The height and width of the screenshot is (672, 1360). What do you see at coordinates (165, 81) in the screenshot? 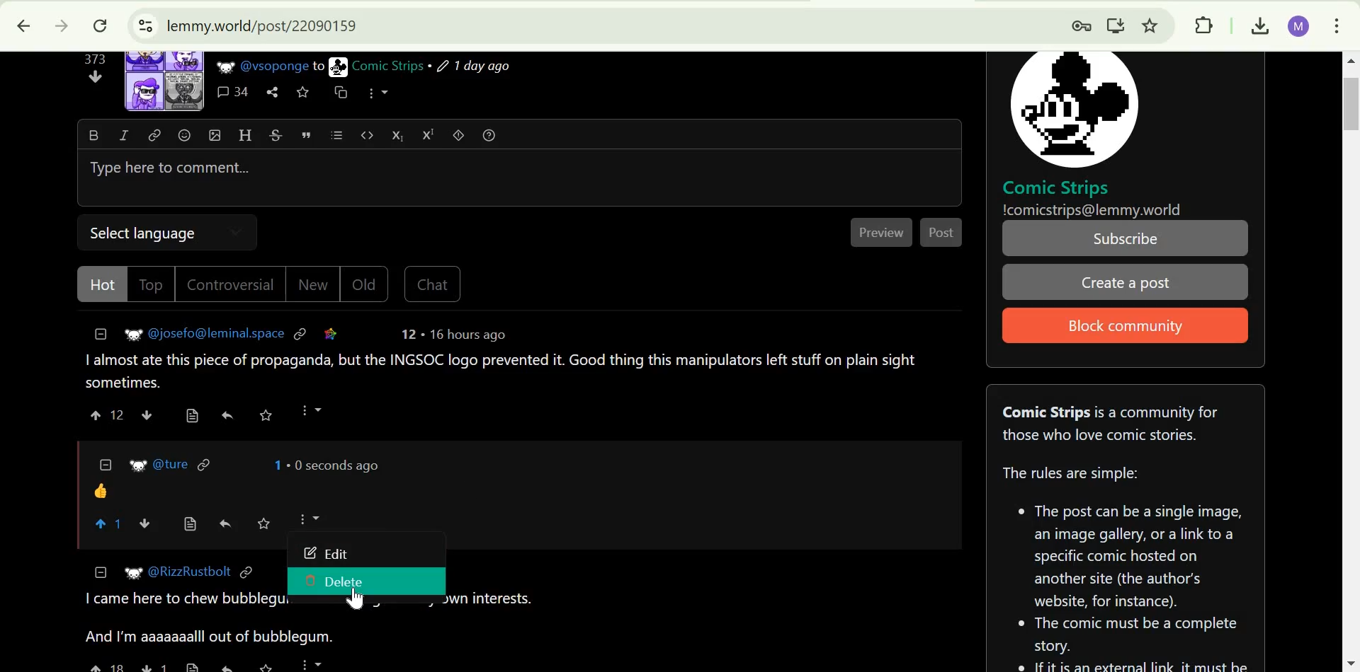
I see `expand here` at bounding box center [165, 81].